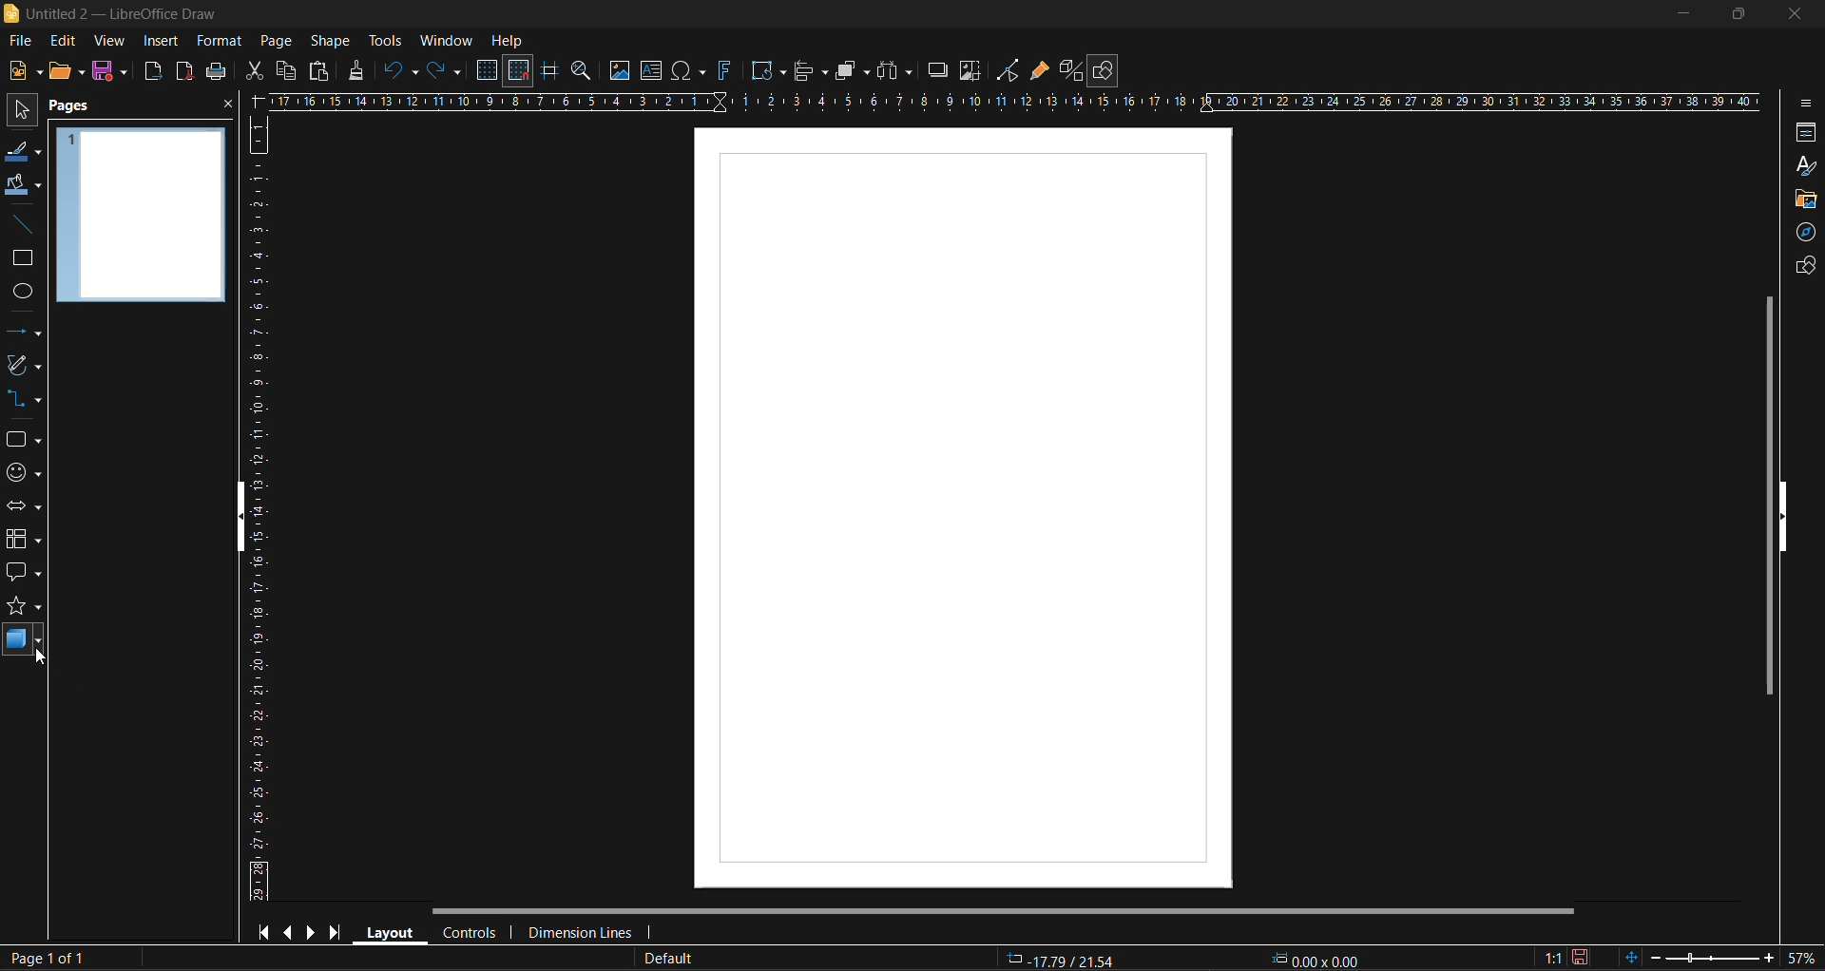 The image size is (1825, 971). What do you see at coordinates (1581, 956) in the screenshot?
I see `click to save` at bounding box center [1581, 956].